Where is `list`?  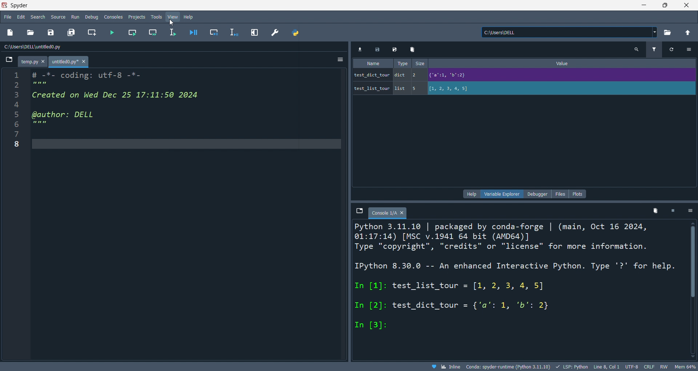 list is located at coordinates (401, 89).